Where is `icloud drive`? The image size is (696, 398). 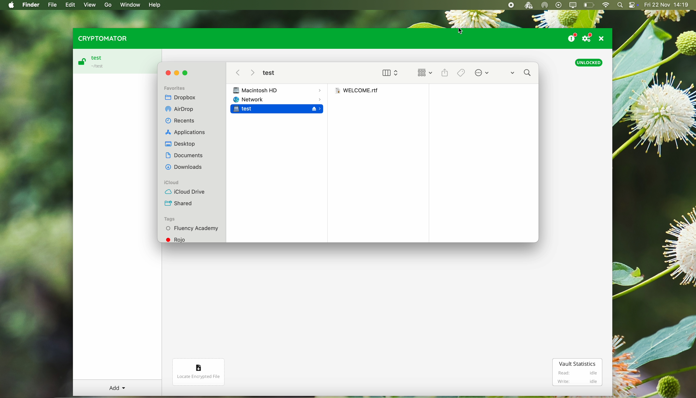
icloud drive is located at coordinates (184, 191).